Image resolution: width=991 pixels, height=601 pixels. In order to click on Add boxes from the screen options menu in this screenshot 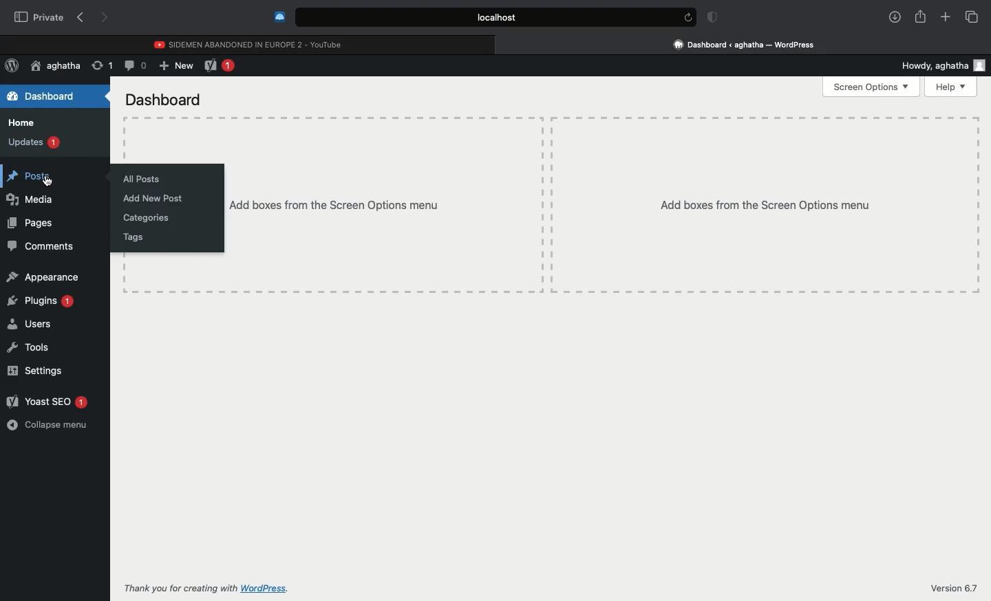, I will do `click(767, 204)`.